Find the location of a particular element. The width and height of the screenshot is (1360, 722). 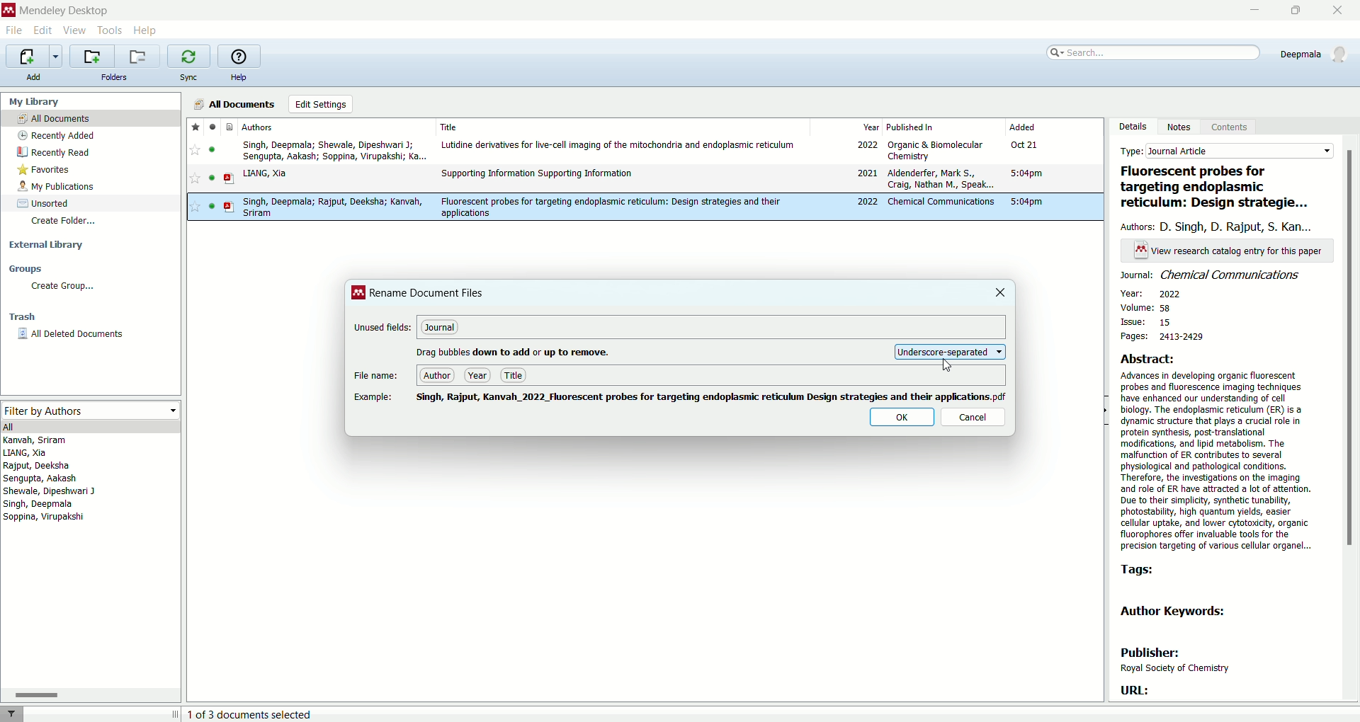

cancel is located at coordinates (974, 418).